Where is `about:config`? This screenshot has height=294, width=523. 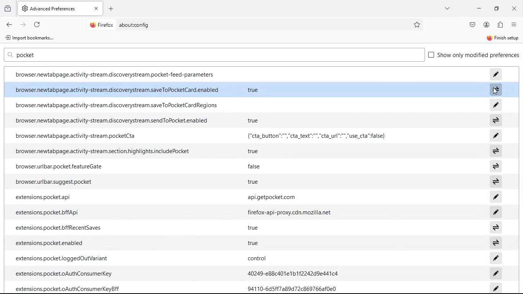 about:config is located at coordinates (133, 25).